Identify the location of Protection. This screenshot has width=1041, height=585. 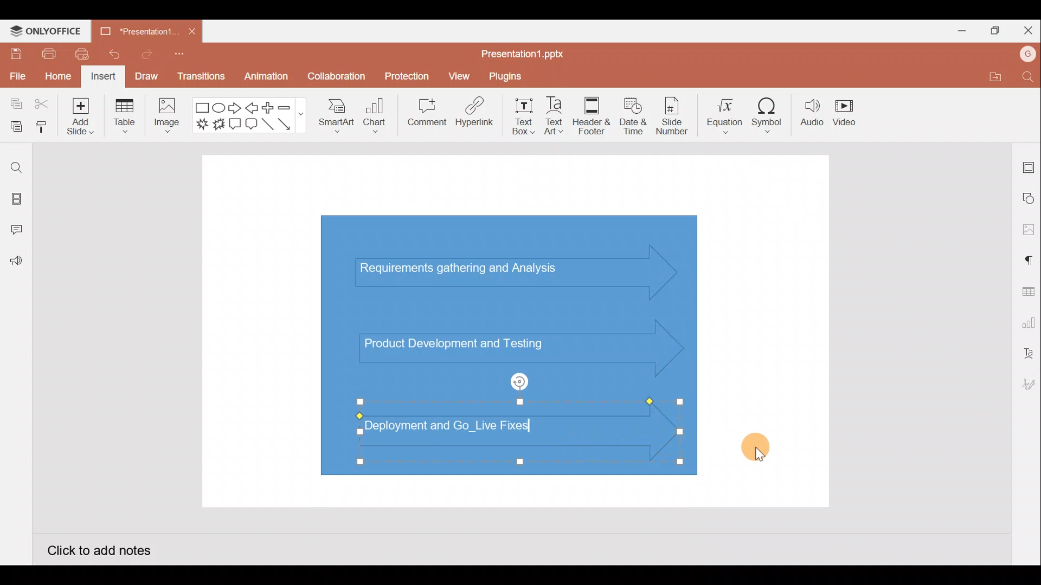
(404, 76).